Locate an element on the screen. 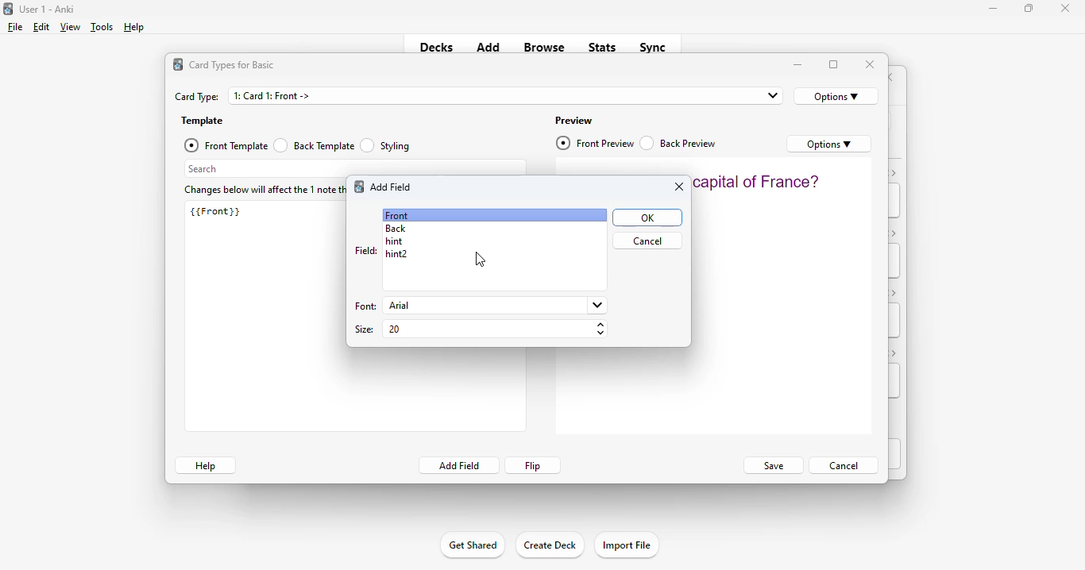  changes below will affect the 1 note that uses this card type is located at coordinates (262, 191).